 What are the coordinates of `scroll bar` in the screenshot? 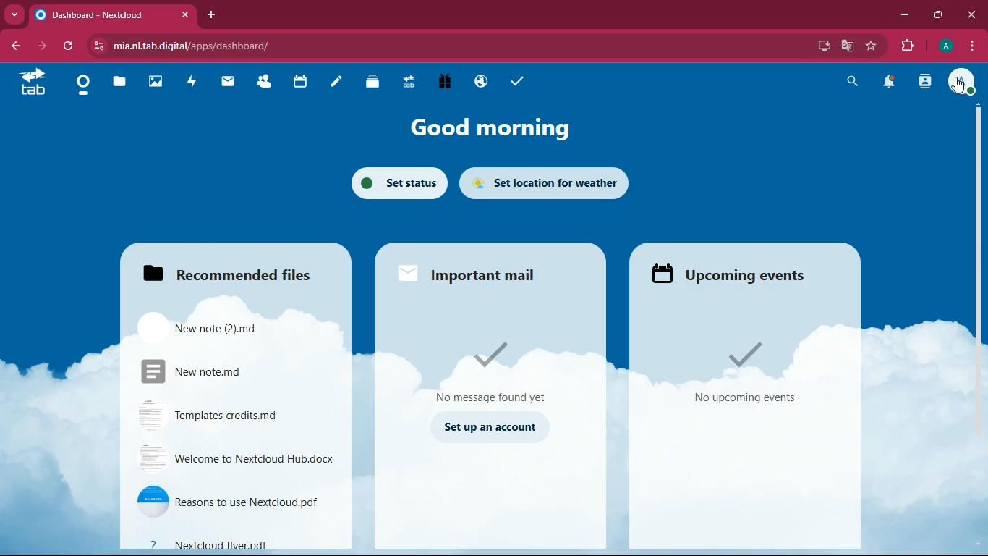 It's located at (975, 240).